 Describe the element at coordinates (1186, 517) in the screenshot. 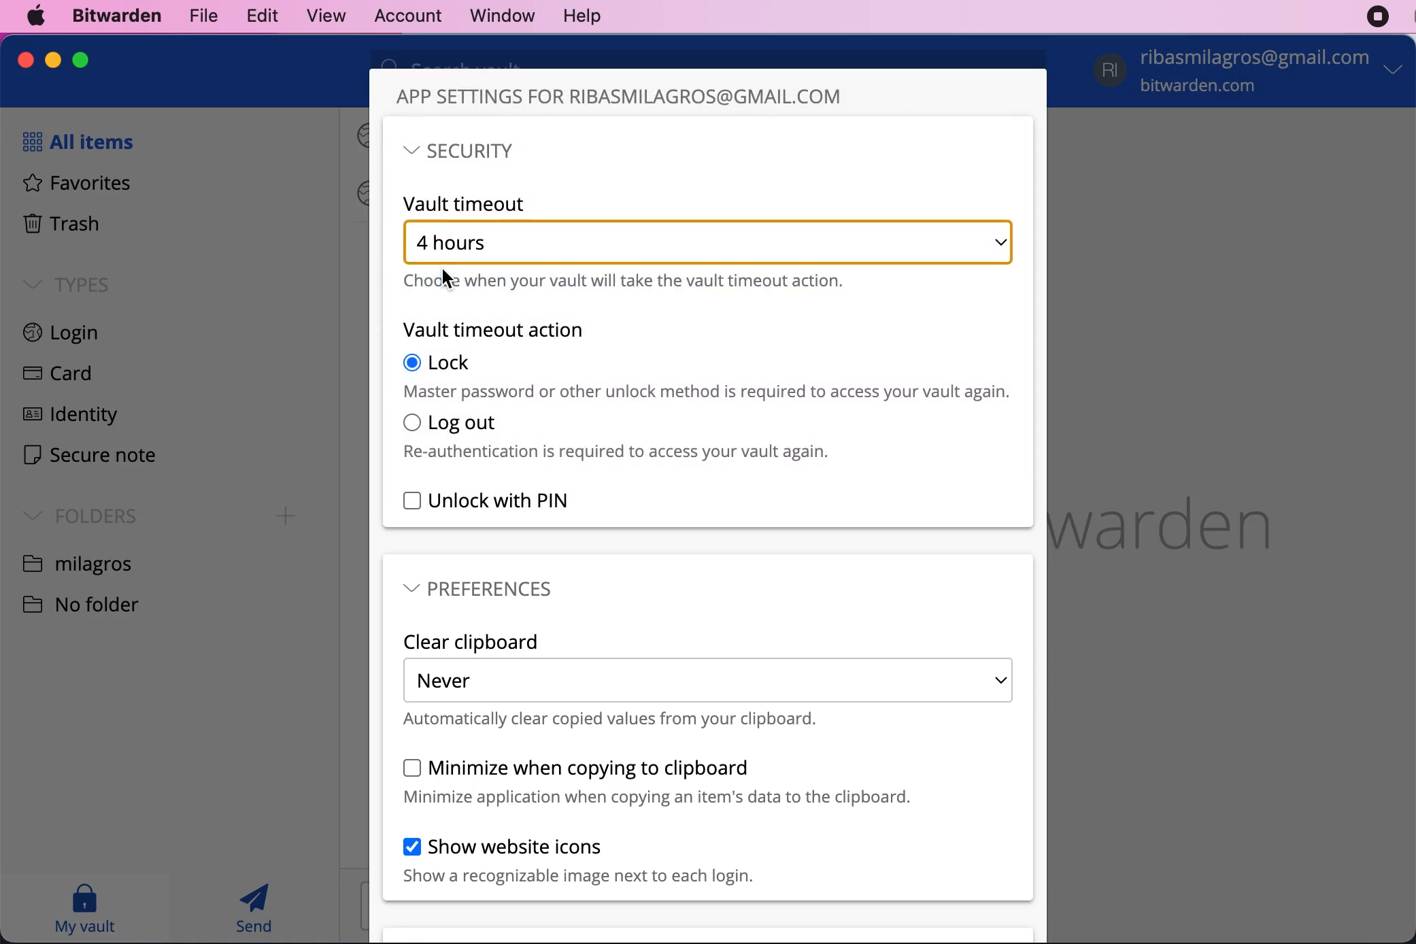

I see `bitwarden logo` at that location.